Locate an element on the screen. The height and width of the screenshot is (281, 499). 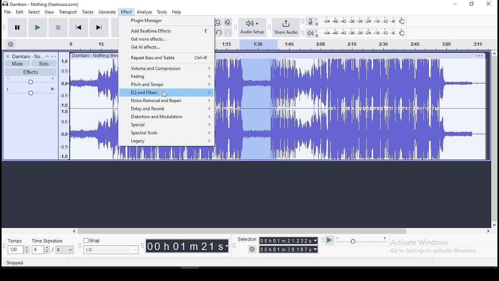
pause is located at coordinates (18, 28).